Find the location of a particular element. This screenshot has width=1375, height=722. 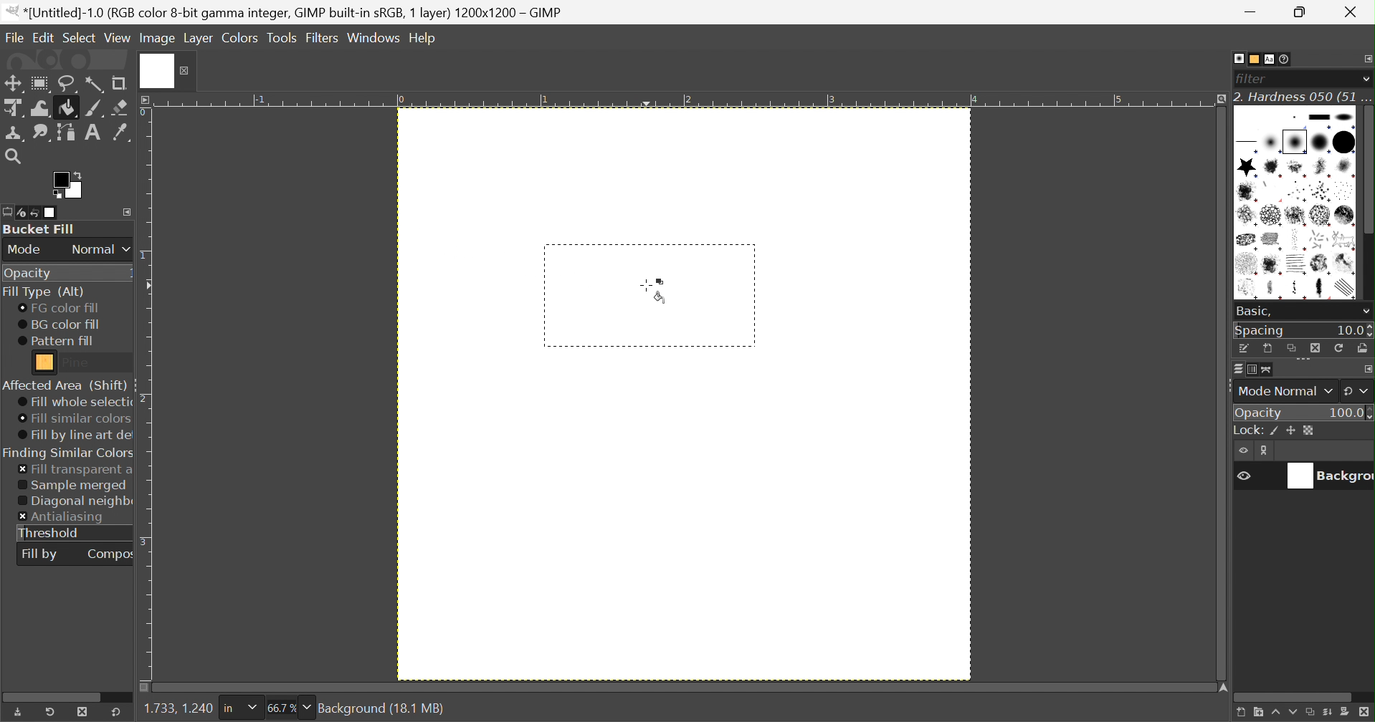

Drop down is located at coordinates (308, 707).